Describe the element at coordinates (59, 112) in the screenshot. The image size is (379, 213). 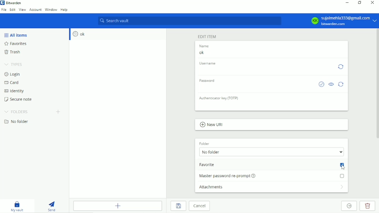
I see `Create folder` at that location.